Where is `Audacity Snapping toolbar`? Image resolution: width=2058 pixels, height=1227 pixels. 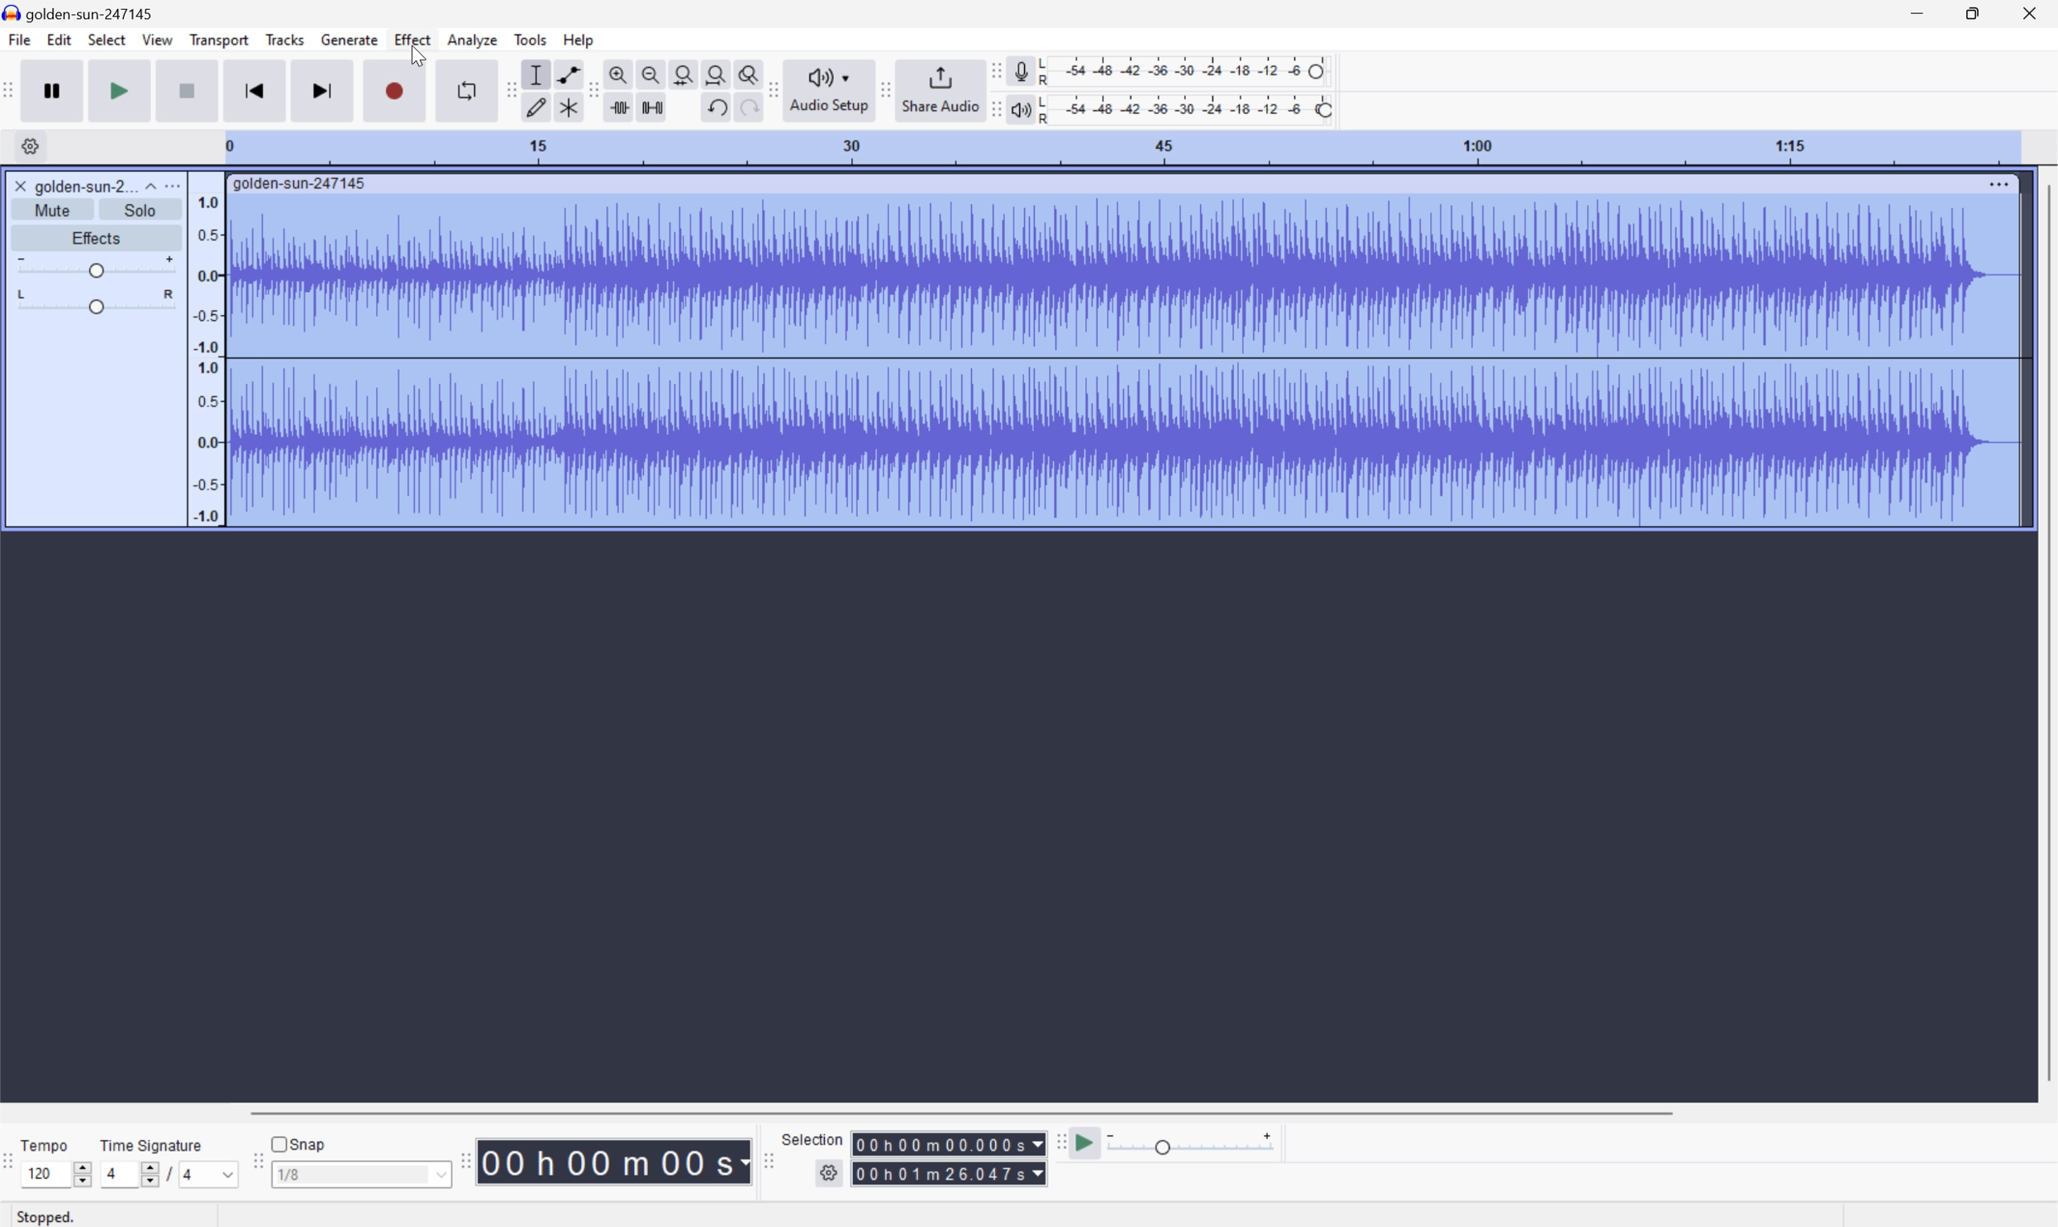
Audacity Snapping toolbar is located at coordinates (256, 1163).